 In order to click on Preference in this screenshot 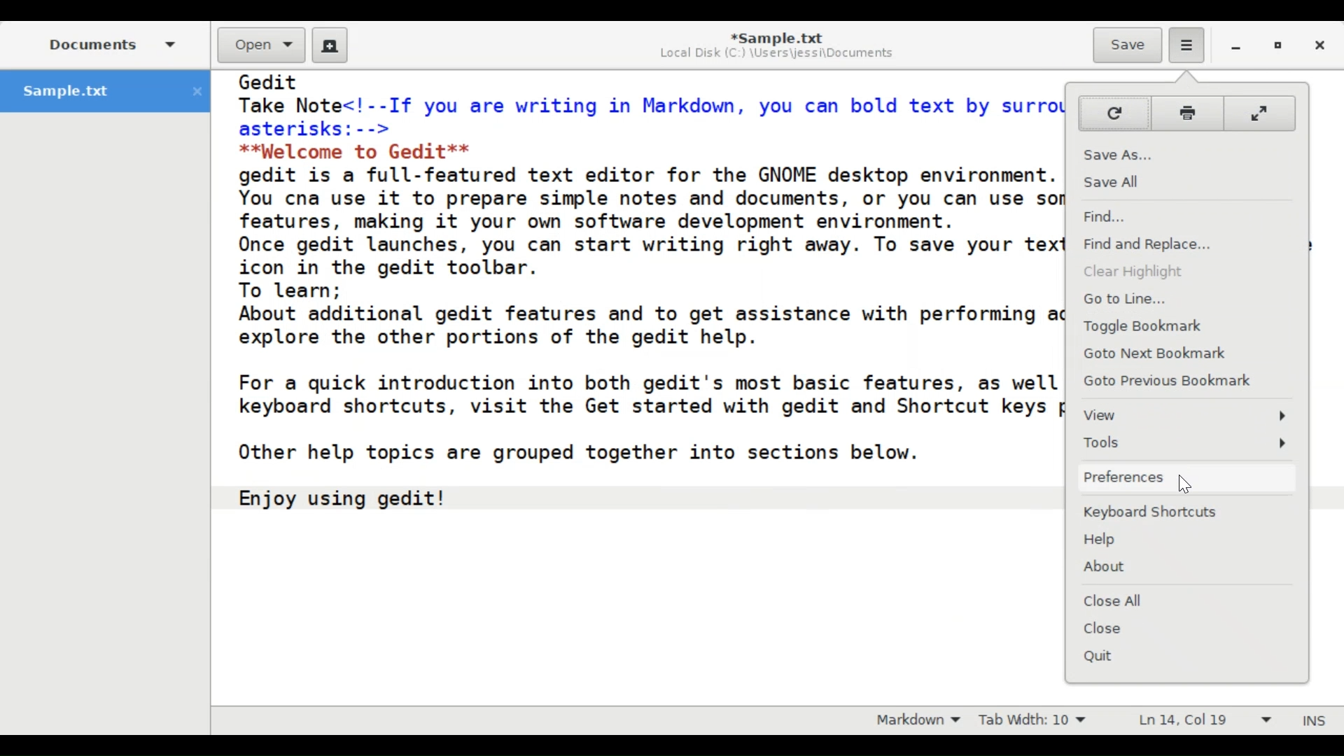, I will do `click(1182, 477)`.